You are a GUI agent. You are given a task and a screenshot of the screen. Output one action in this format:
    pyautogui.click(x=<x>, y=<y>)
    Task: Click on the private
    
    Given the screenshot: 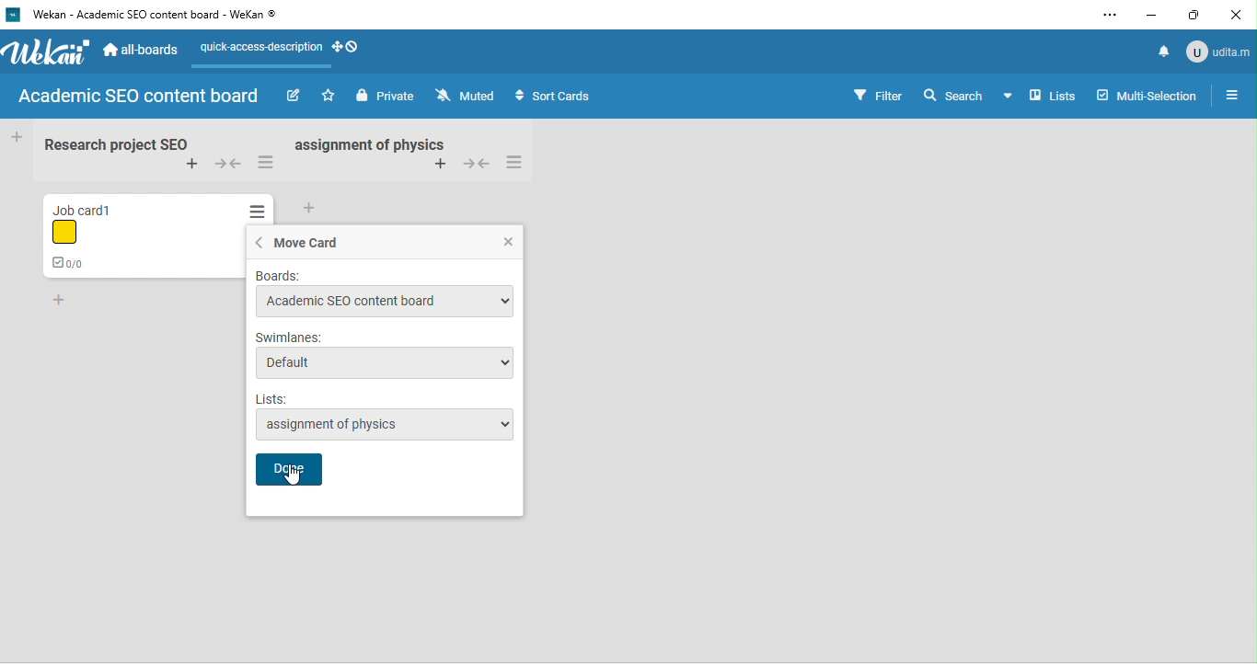 What is the action you would take?
    pyautogui.click(x=387, y=97)
    